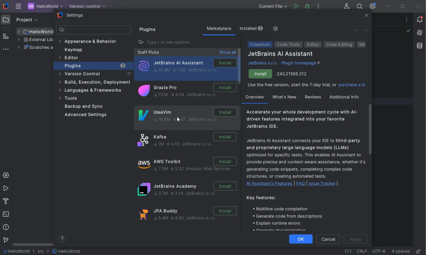 The width and height of the screenshot is (426, 255). Describe the element at coordinates (17, 7) in the screenshot. I see `MAIN MENU` at that location.